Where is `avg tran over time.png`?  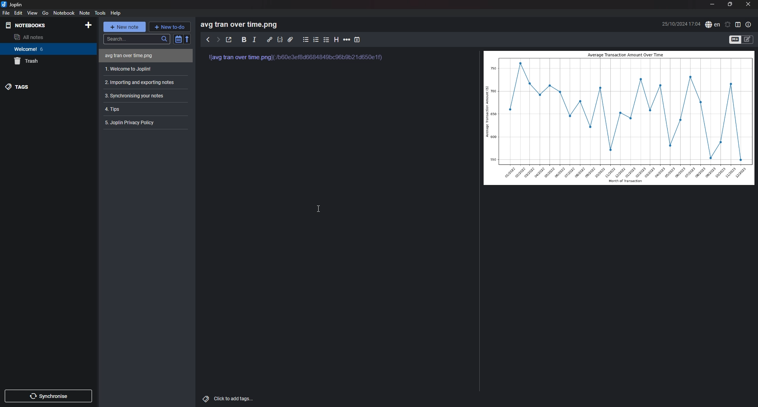
avg tran over time.png is located at coordinates (106, 56).